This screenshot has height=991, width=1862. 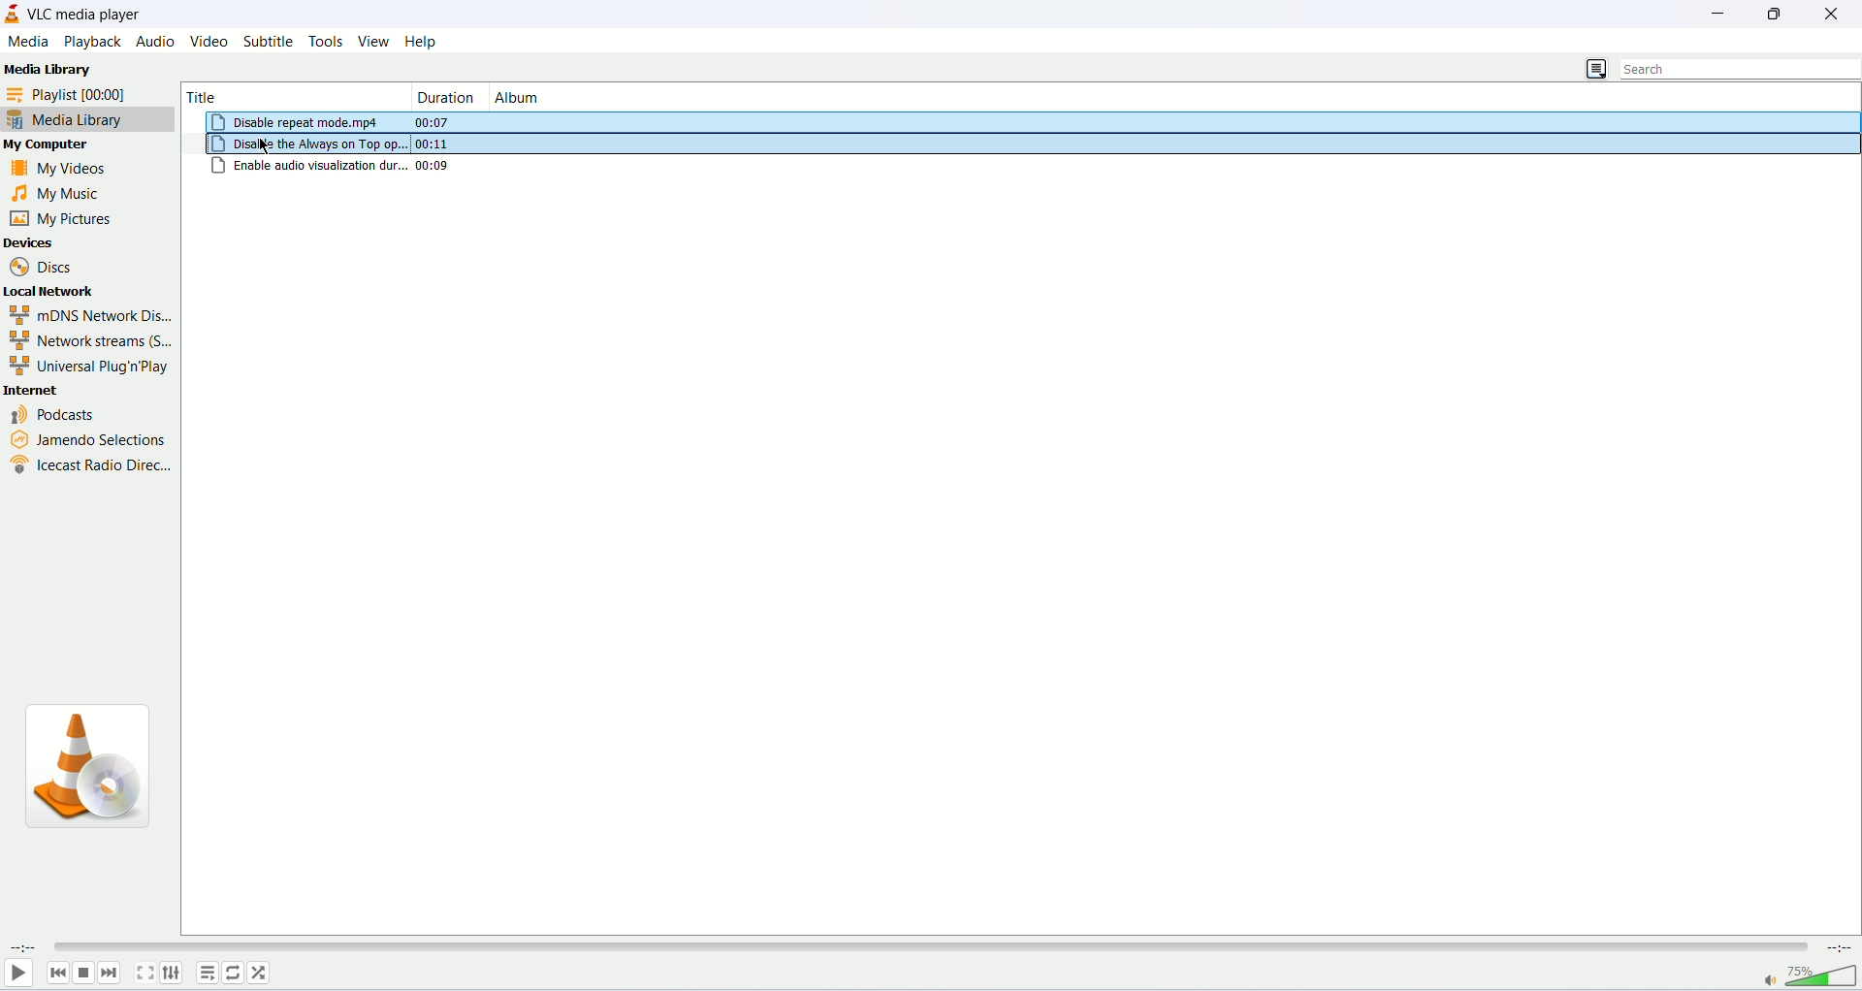 I want to click on my pictures, so click(x=62, y=218).